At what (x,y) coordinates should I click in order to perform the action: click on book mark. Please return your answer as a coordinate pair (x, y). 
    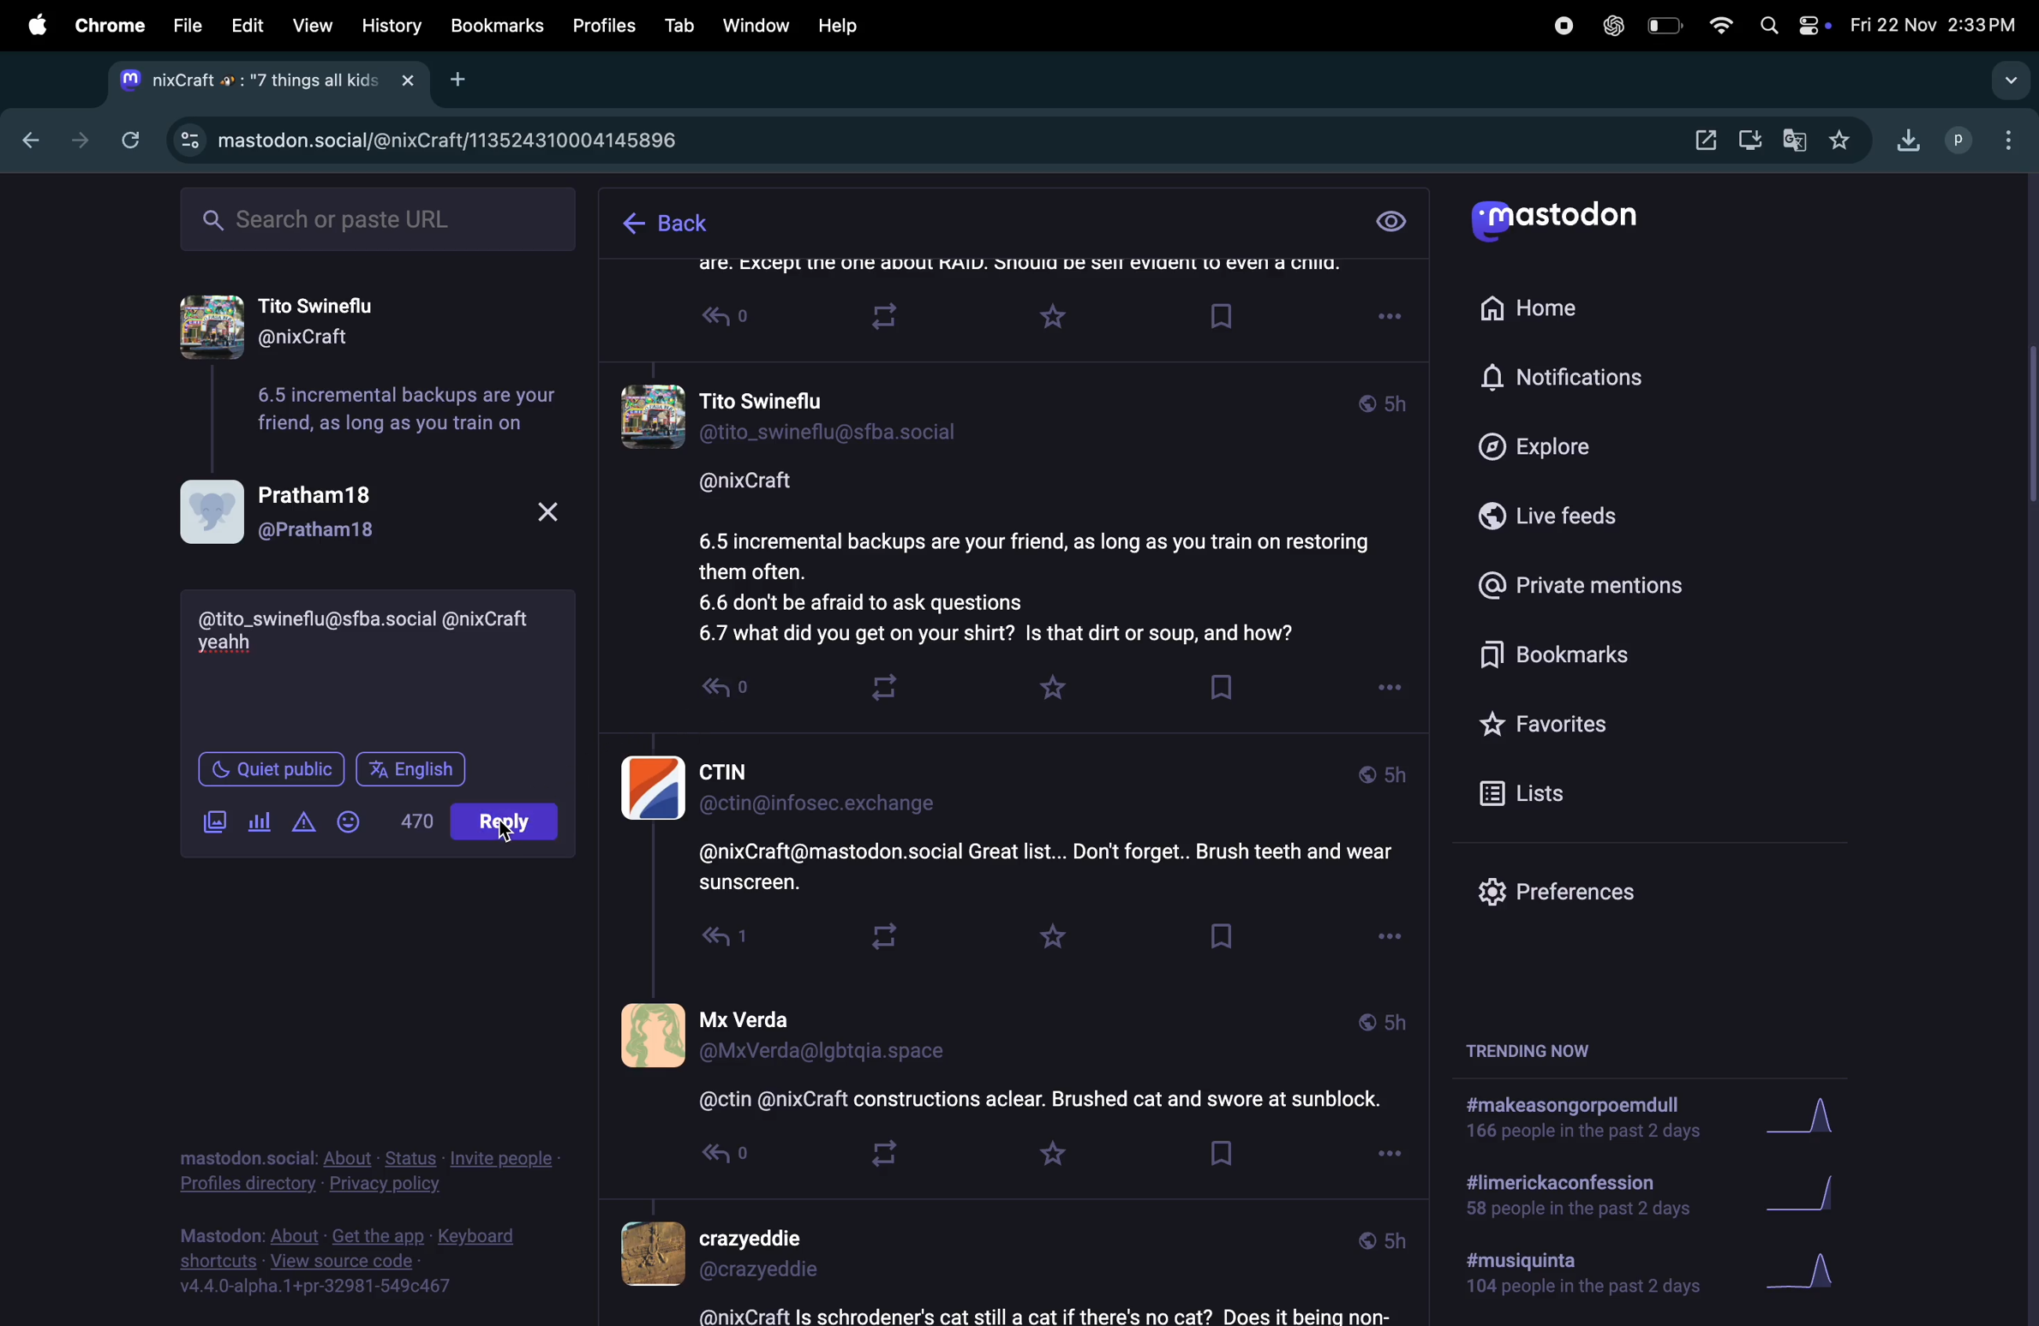
    Looking at the image, I should click on (1217, 686).